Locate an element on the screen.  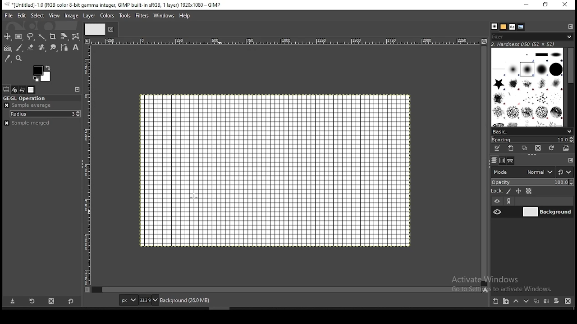
layer visibility on/off is located at coordinates (498, 211).